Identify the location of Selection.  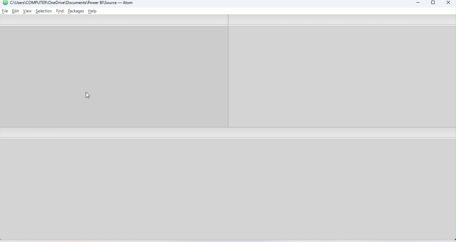
(44, 11).